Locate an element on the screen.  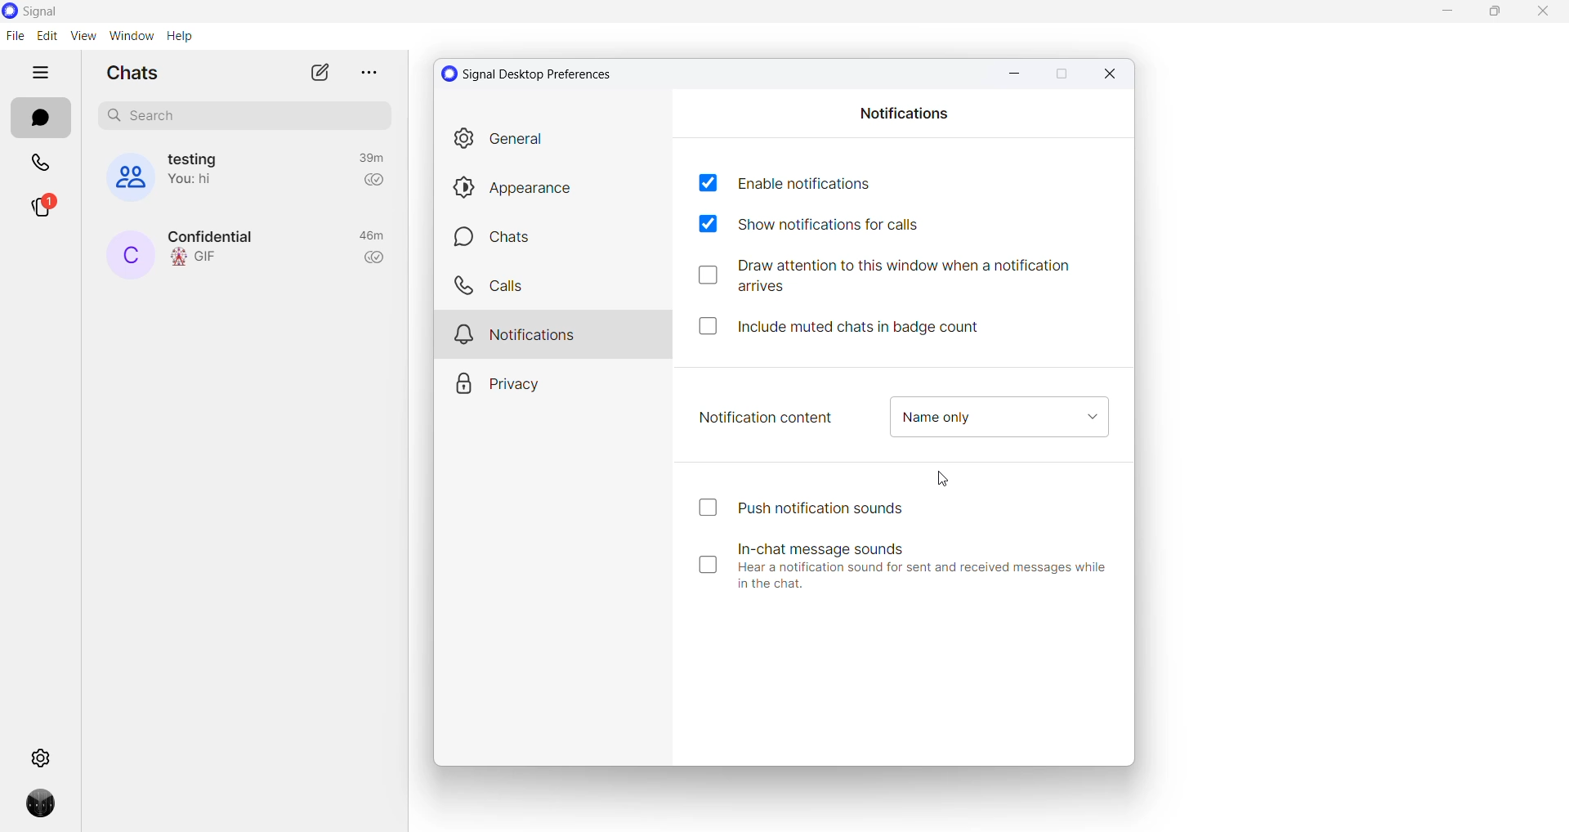
last active time is located at coordinates (372, 237).